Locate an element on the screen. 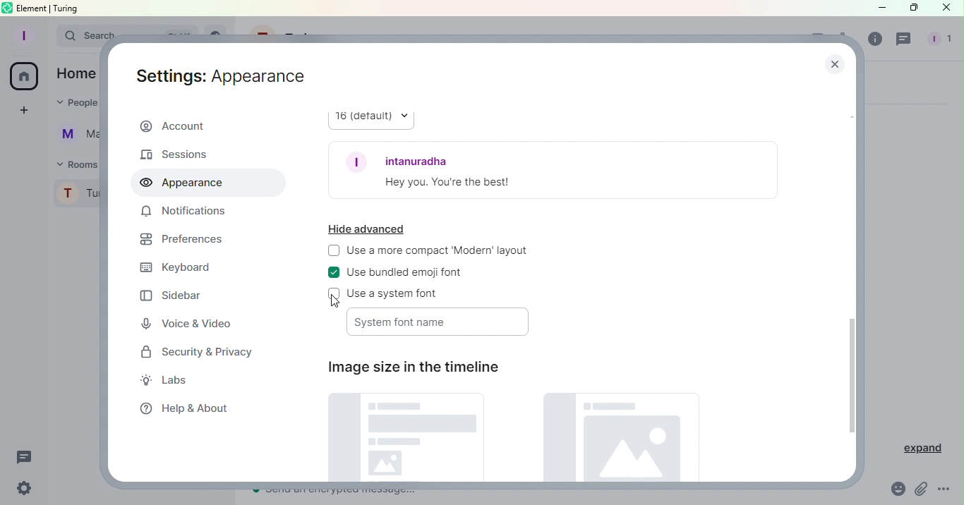 The width and height of the screenshot is (964, 505). element is located at coordinates (32, 8).